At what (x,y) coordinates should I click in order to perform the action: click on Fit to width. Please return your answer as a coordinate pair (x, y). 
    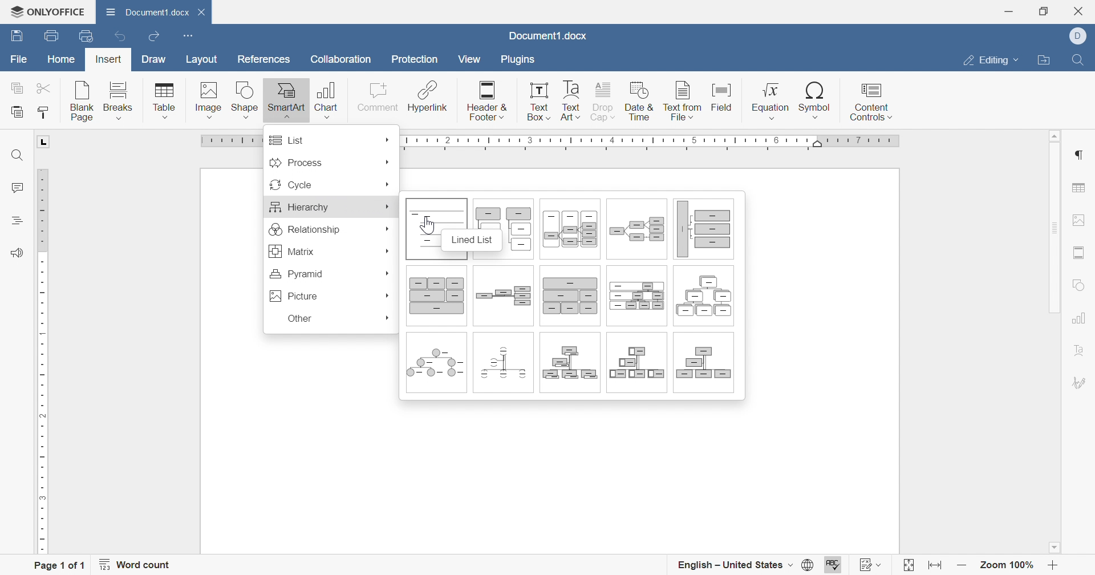
    Looking at the image, I should click on (933, 566).